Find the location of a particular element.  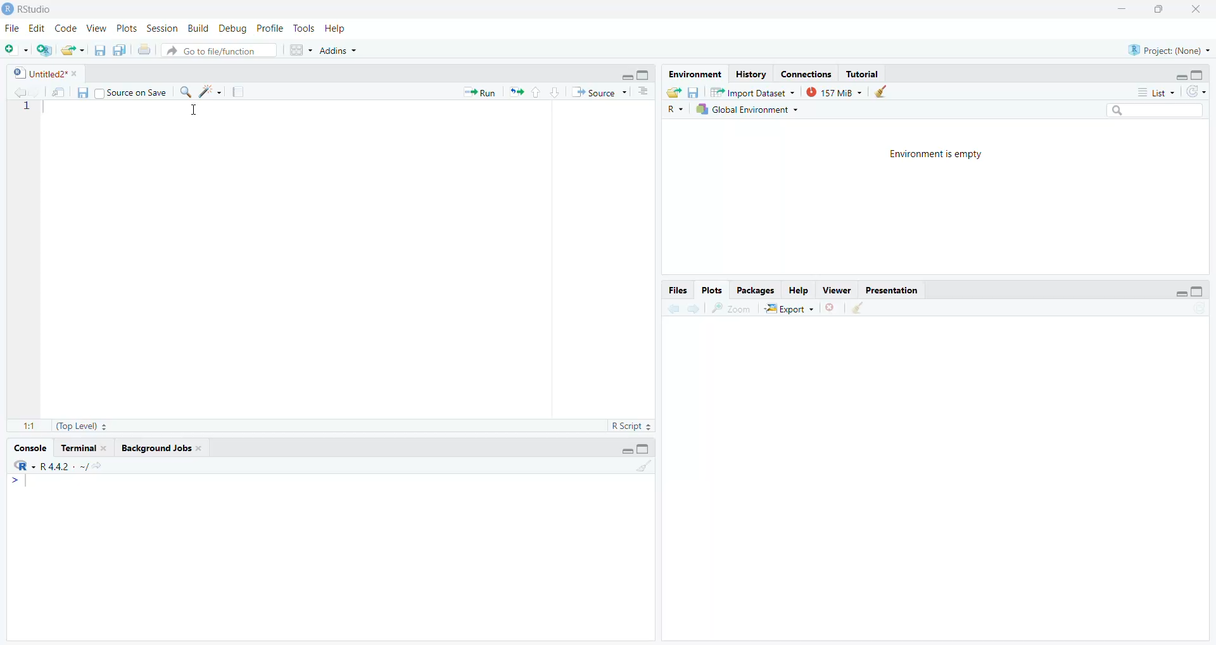

zoom is located at coordinates (730, 309).